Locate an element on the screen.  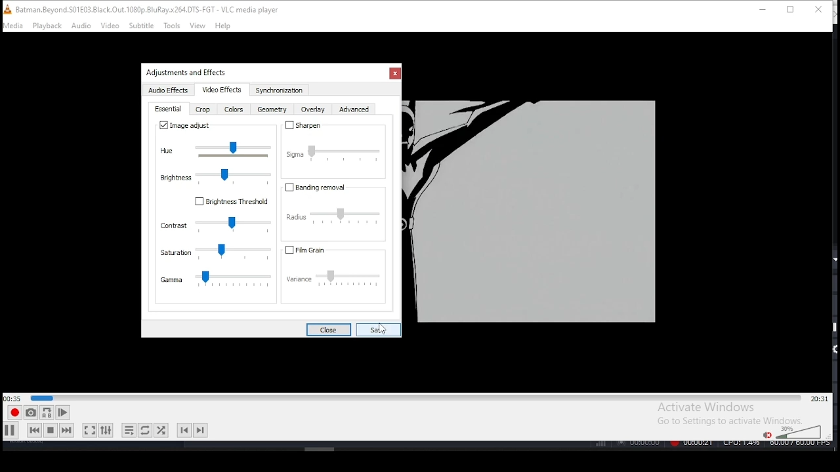
next media in track, skips forward when held is located at coordinates (67, 431).